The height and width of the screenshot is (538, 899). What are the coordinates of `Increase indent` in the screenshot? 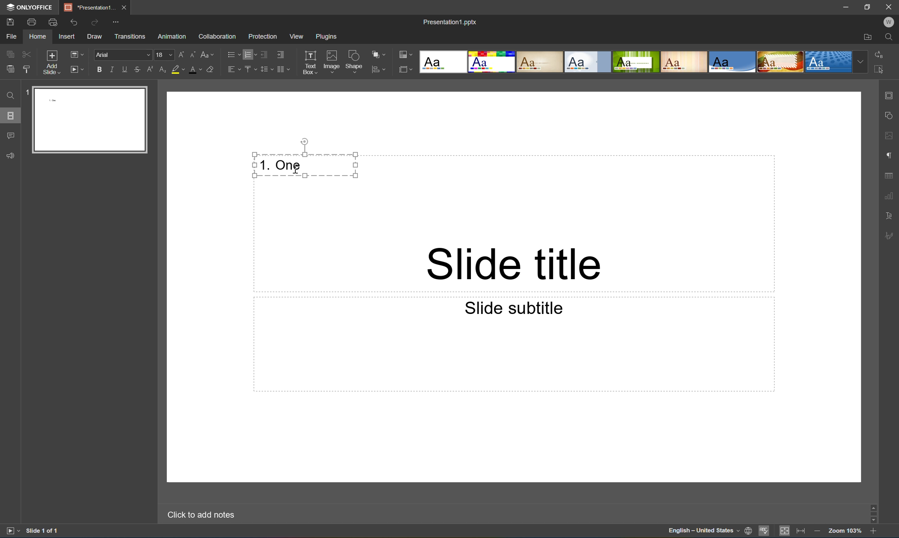 It's located at (281, 55).